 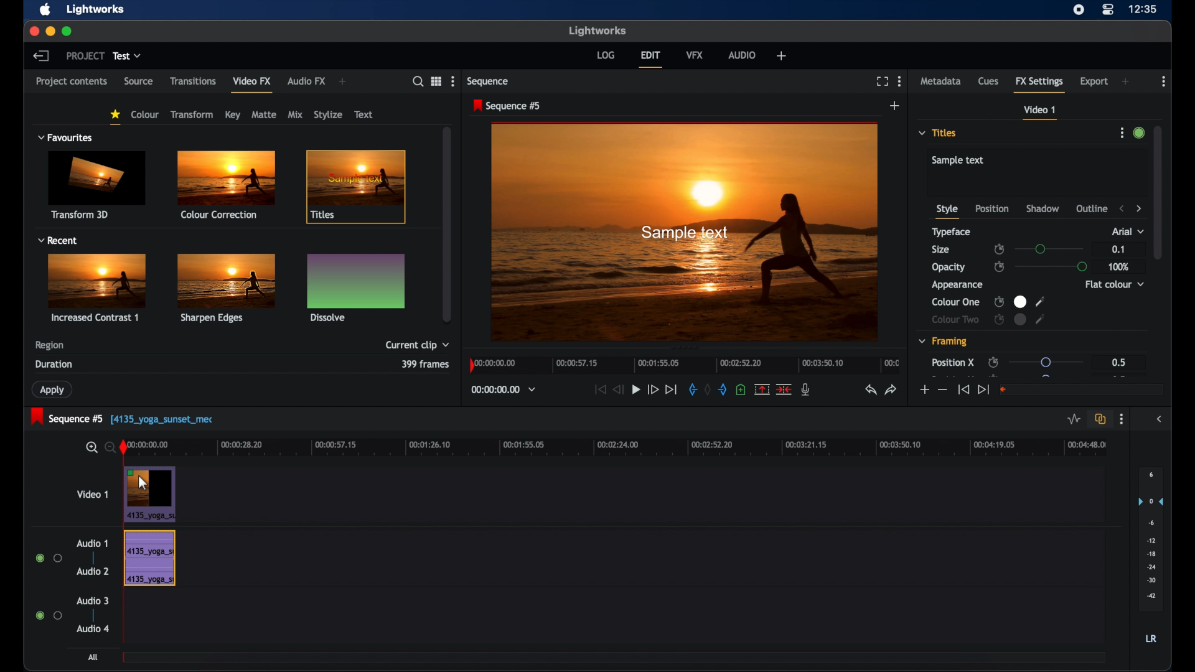 What do you see at coordinates (942, 342) in the screenshot?
I see `framing ` at bounding box center [942, 342].